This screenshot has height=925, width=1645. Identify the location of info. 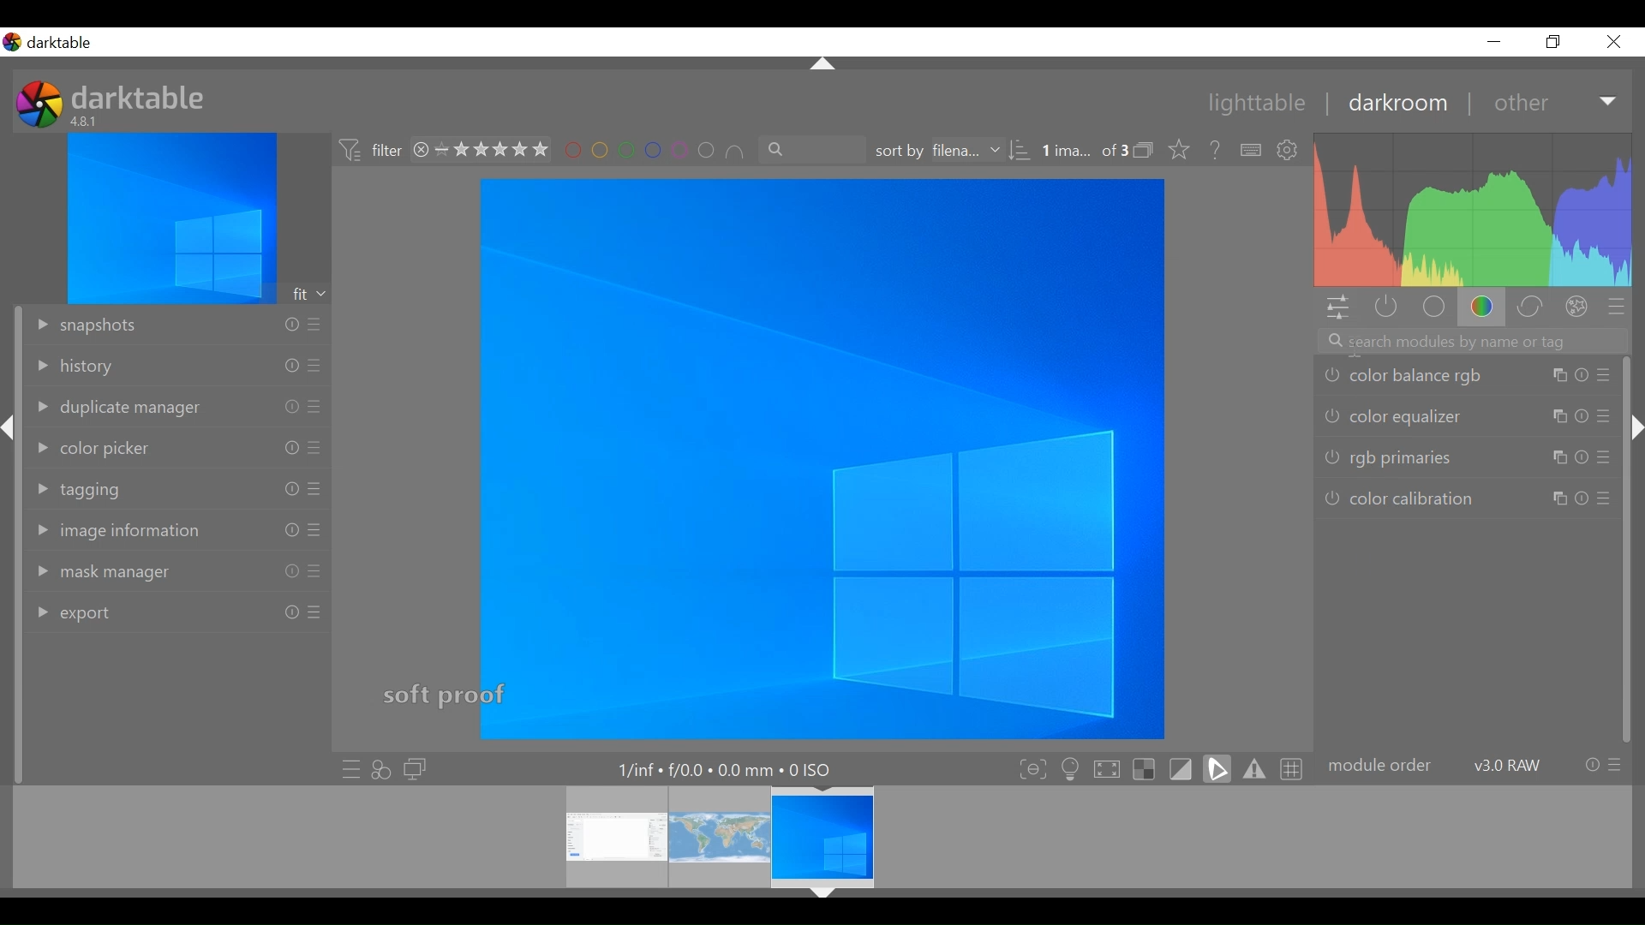
(290, 407).